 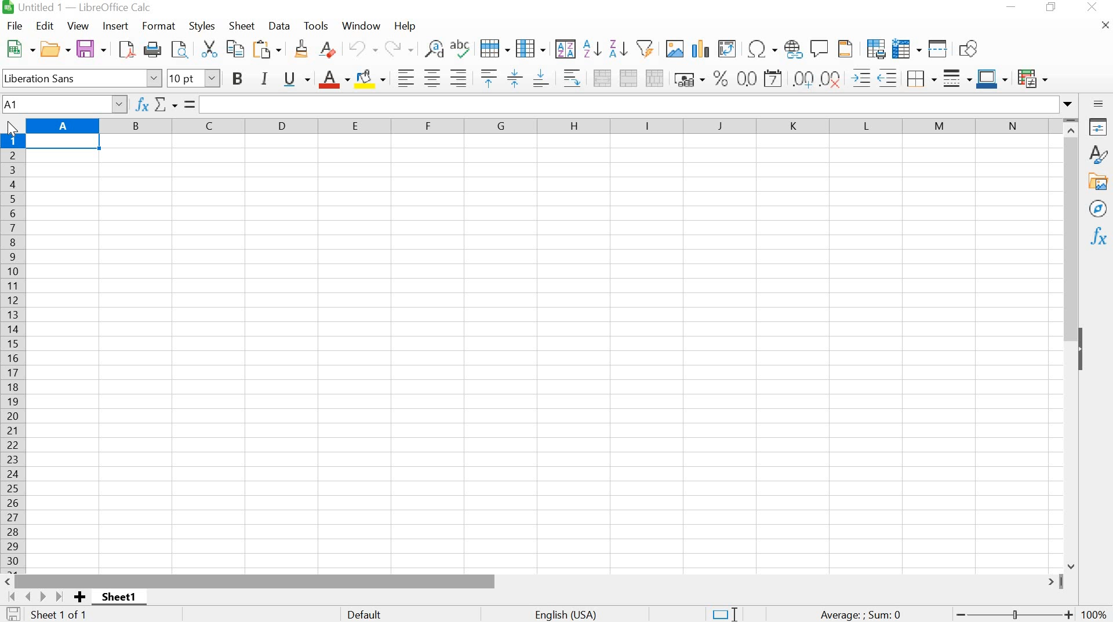 What do you see at coordinates (644, 49) in the screenshot?
I see `AutoFilter` at bounding box center [644, 49].